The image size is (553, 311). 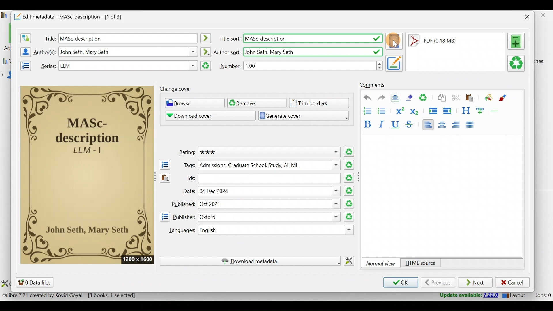 What do you see at coordinates (410, 125) in the screenshot?
I see `Strikethrough` at bounding box center [410, 125].